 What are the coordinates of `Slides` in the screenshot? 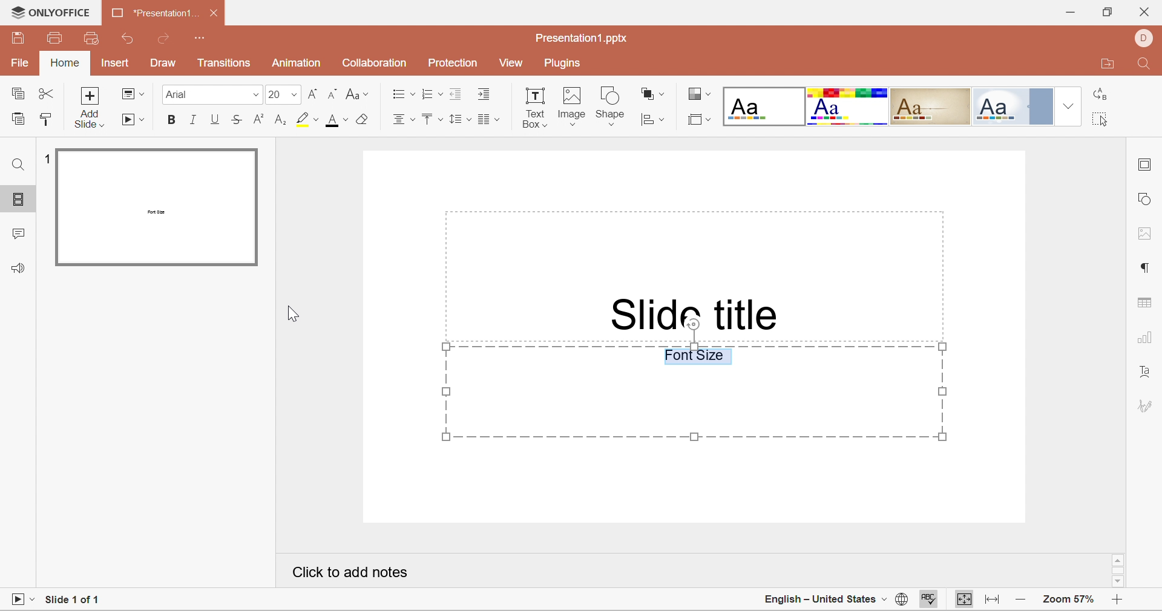 It's located at (20, 200).